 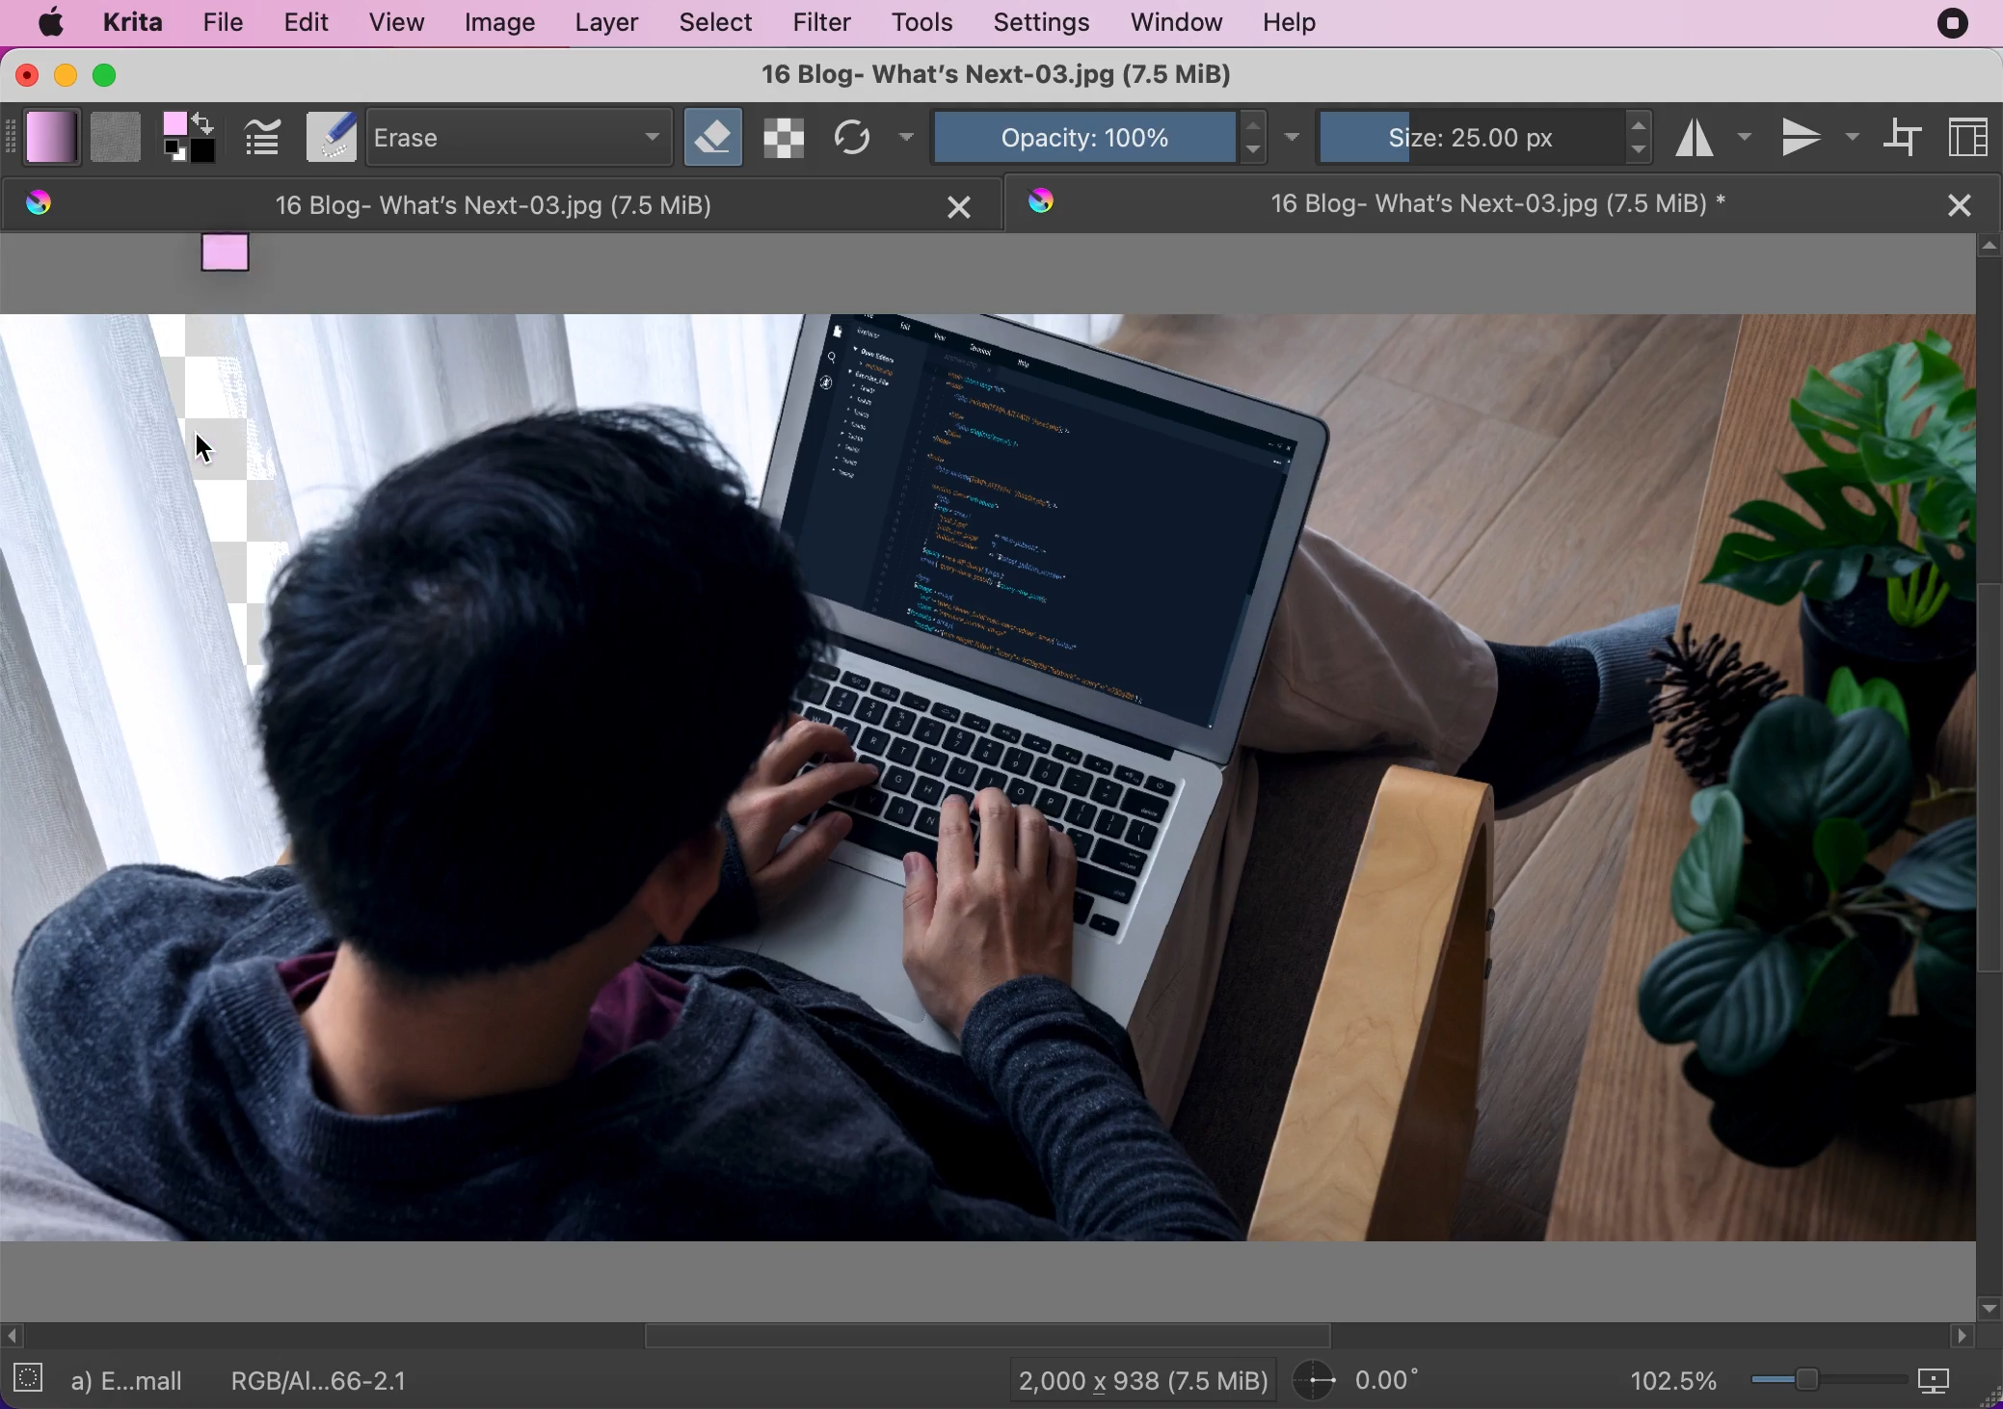 I want to click on 2,000 x 938 (7.5 MiB), so click(x=1133, y=1379).